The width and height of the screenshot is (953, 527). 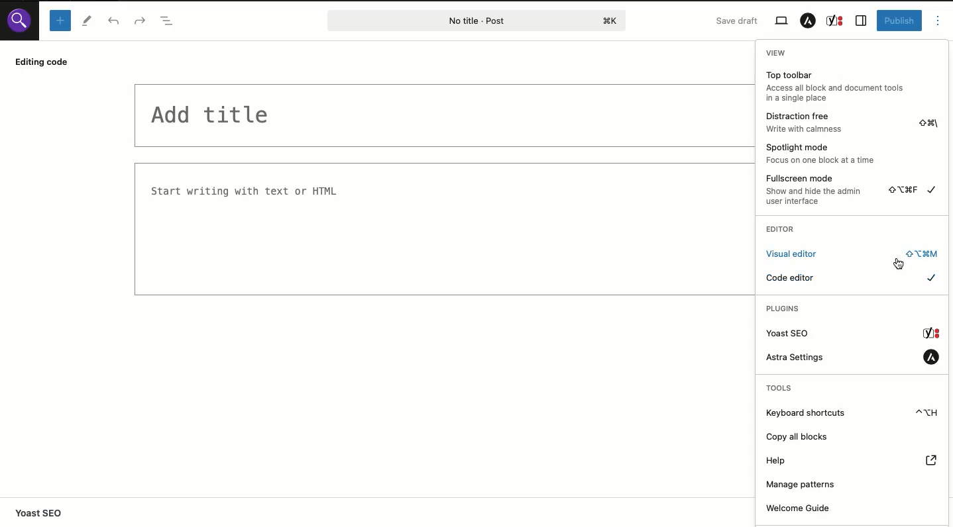 What do you see at coordinates (803, 508) in the screenshot?
I see `Welcome guide` at bounding box center [803, 508].